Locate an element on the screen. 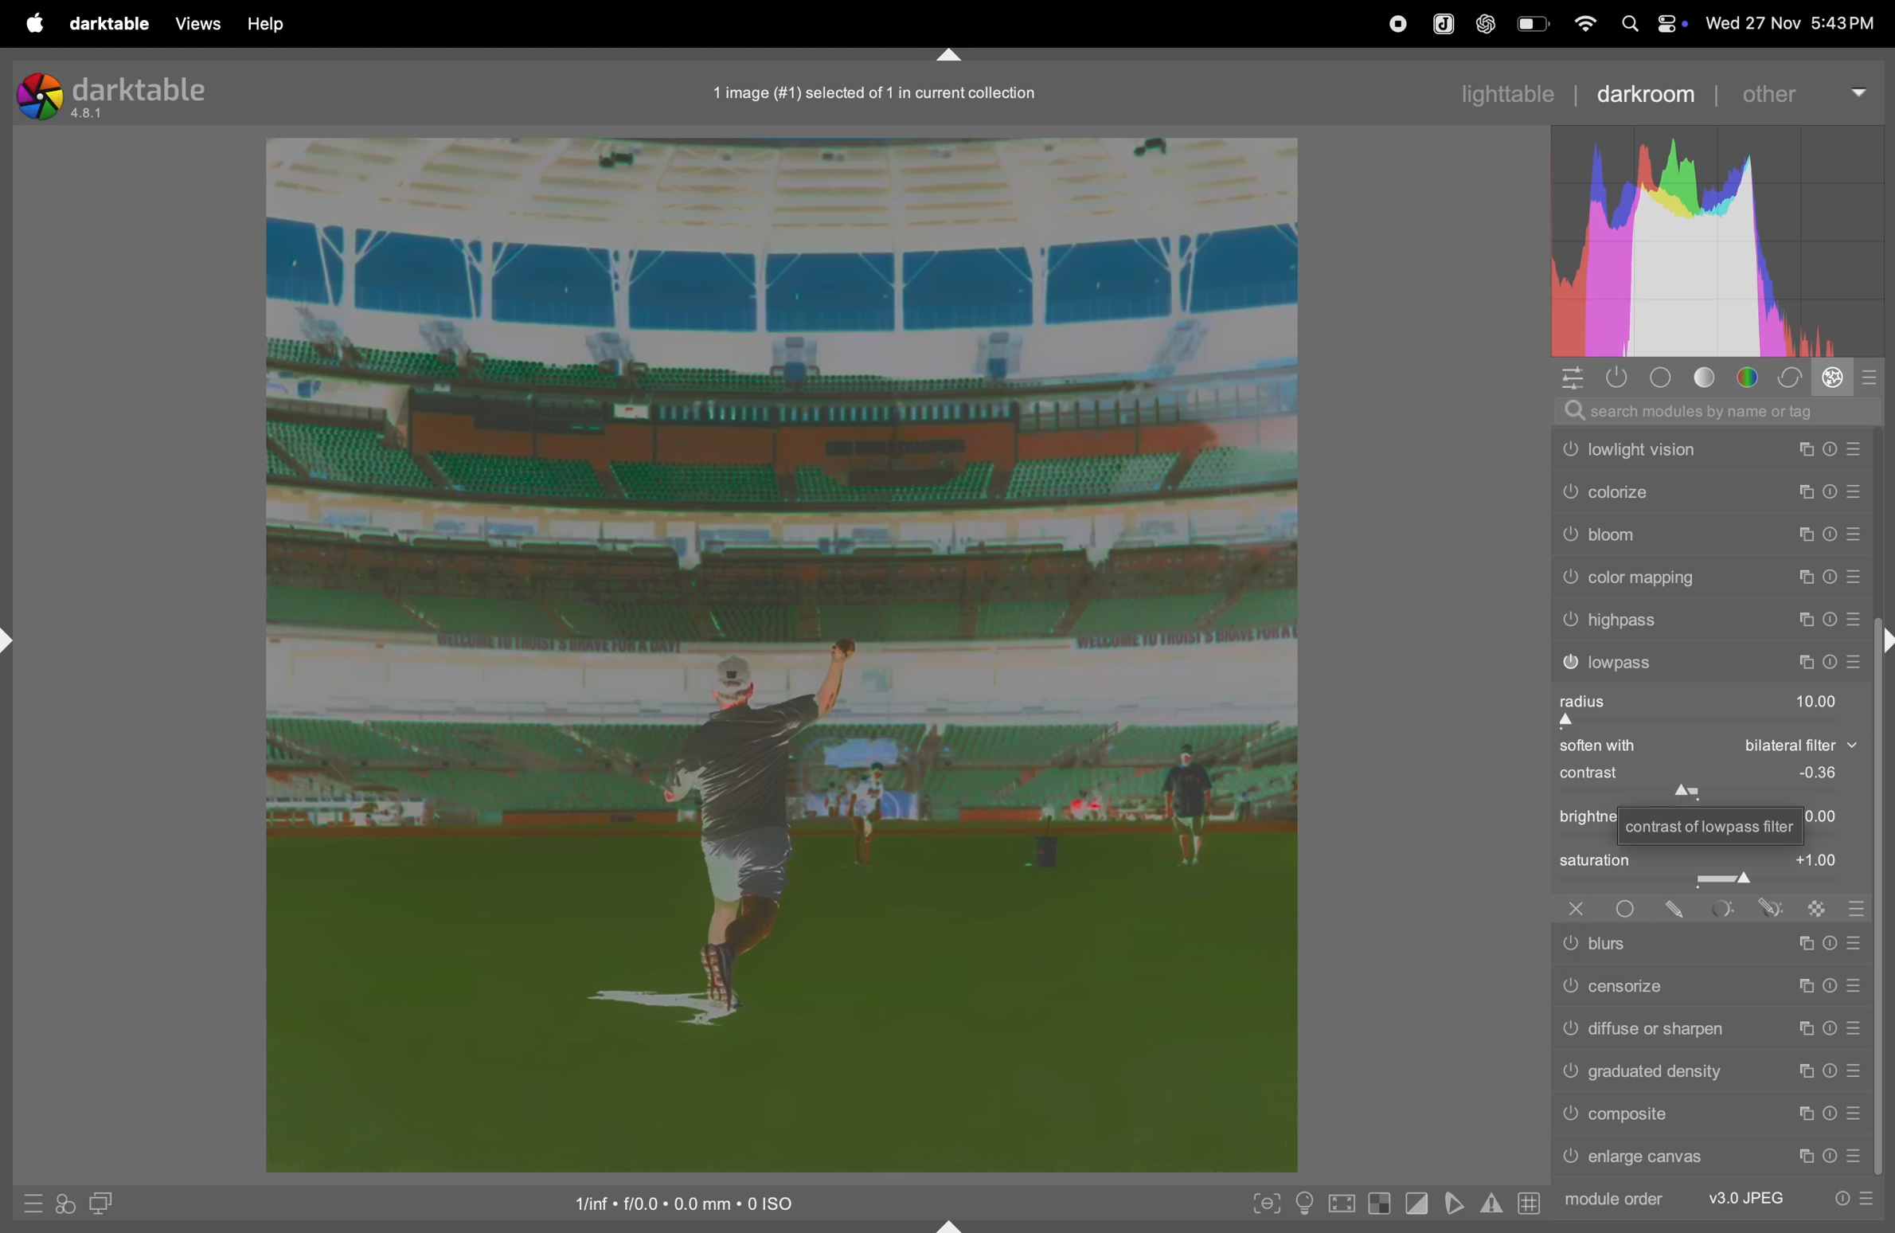 The height and width of the screenshot is (1233, 1895). other is located at coordinates (1803, 92).